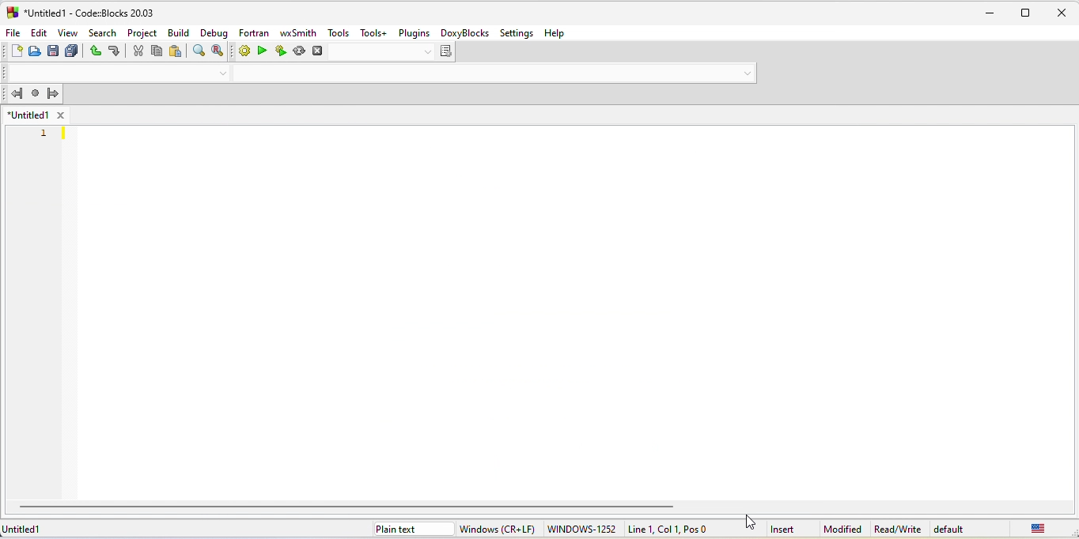 The width and height of the screenshot is (1079, 539). What do you see at coordinates (11, 32) in the screenshot?
I see `file` at bounding box center [11, 32].